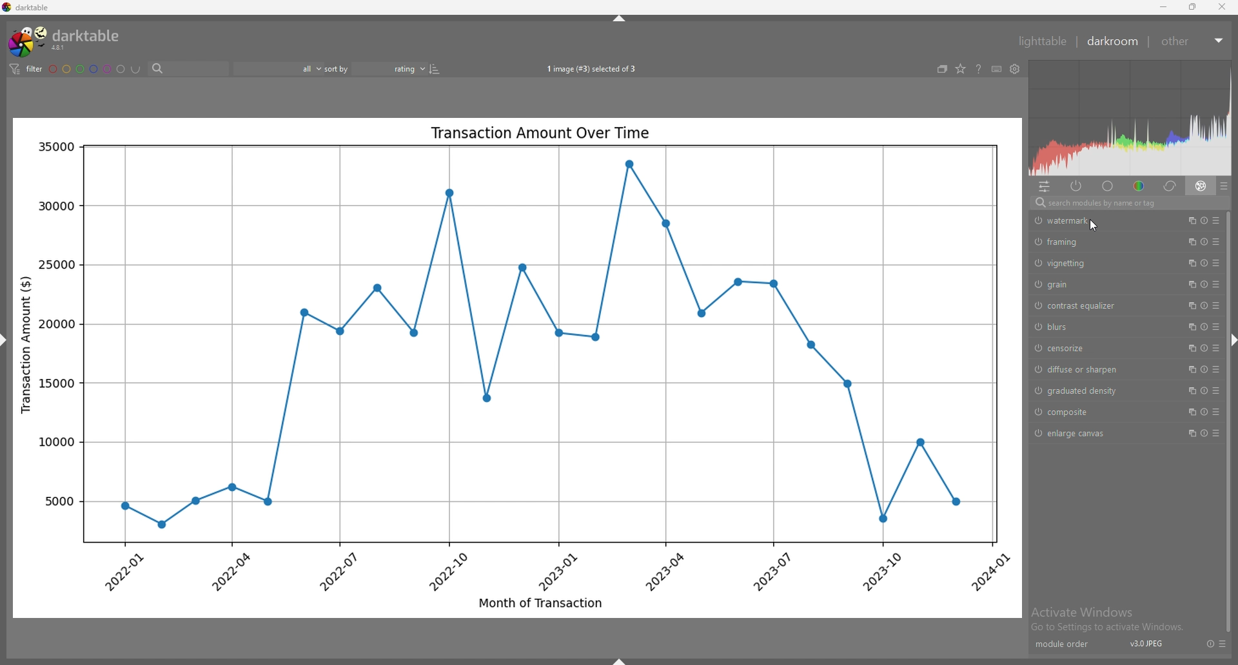 The image size is (1238, 665). I want to click on reset, so click(1204, 242).